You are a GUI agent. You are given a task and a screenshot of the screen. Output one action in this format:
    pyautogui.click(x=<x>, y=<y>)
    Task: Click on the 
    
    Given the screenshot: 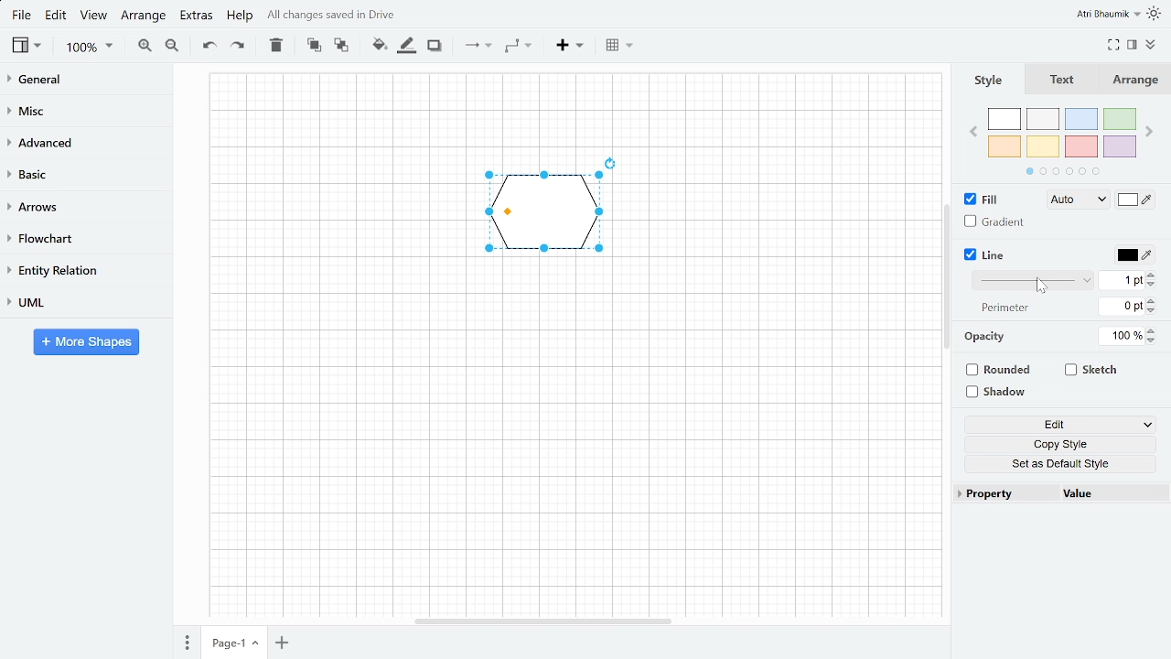 What is the action you would take?
    pyautogui.click(x=946, y=276)
    